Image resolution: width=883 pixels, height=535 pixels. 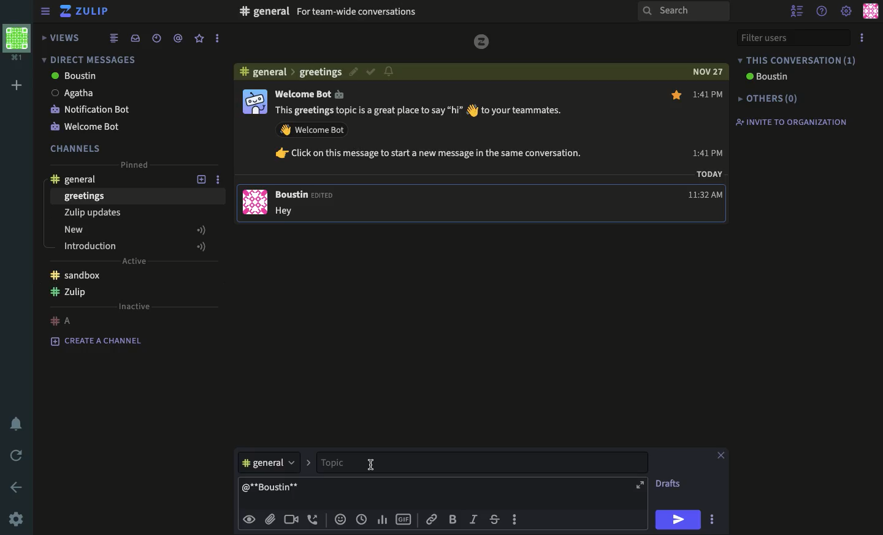 What do you see at coordinates (847, 12) in the screenshot?
I see `settings` at bounding box center [847, 12].